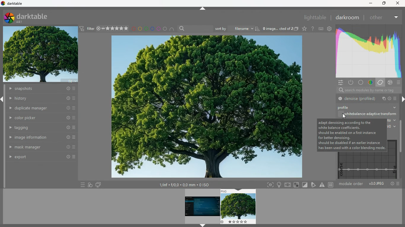 Image resolution: width=405 pixels, height=227 pixels. What do you see at coordinates (321, 29) in the screenshot?
I see `keyboard` at bounding box center [321, 29].